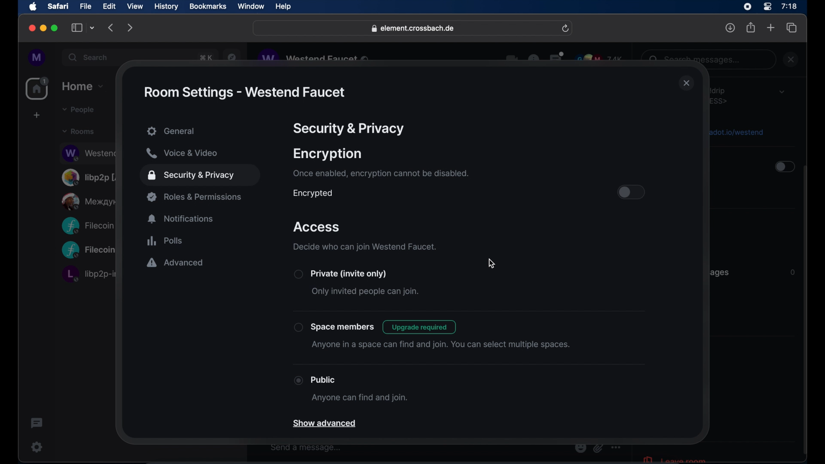  What do you see at coordinates (79, 131) in the screenshot?
I see `rooms dropdown` at bounding box center [79, 131].